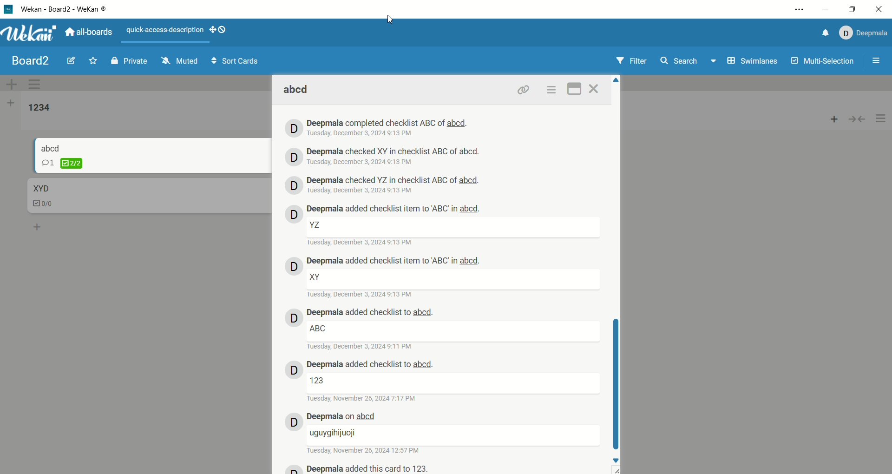  What do you see at coordinates (617, 81) in the screenshot?
I see `Up` at bounding box center [617, 81].